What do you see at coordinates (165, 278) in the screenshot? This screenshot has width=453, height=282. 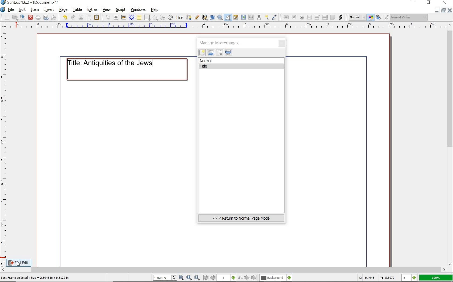 I see `100.00%` at bounding box center [165, 278].